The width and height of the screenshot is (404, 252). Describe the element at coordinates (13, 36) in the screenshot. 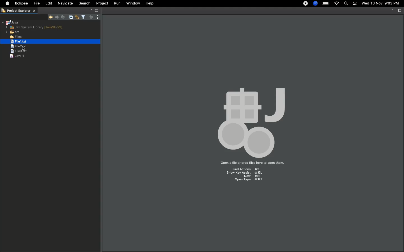

I see `Files` at that location.